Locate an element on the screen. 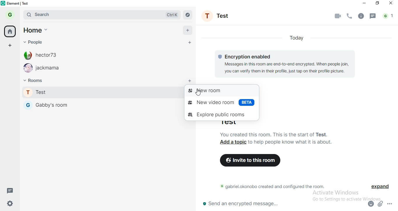 This screenshot has width=398, height=211. restore is located at coordinates (378, 3).